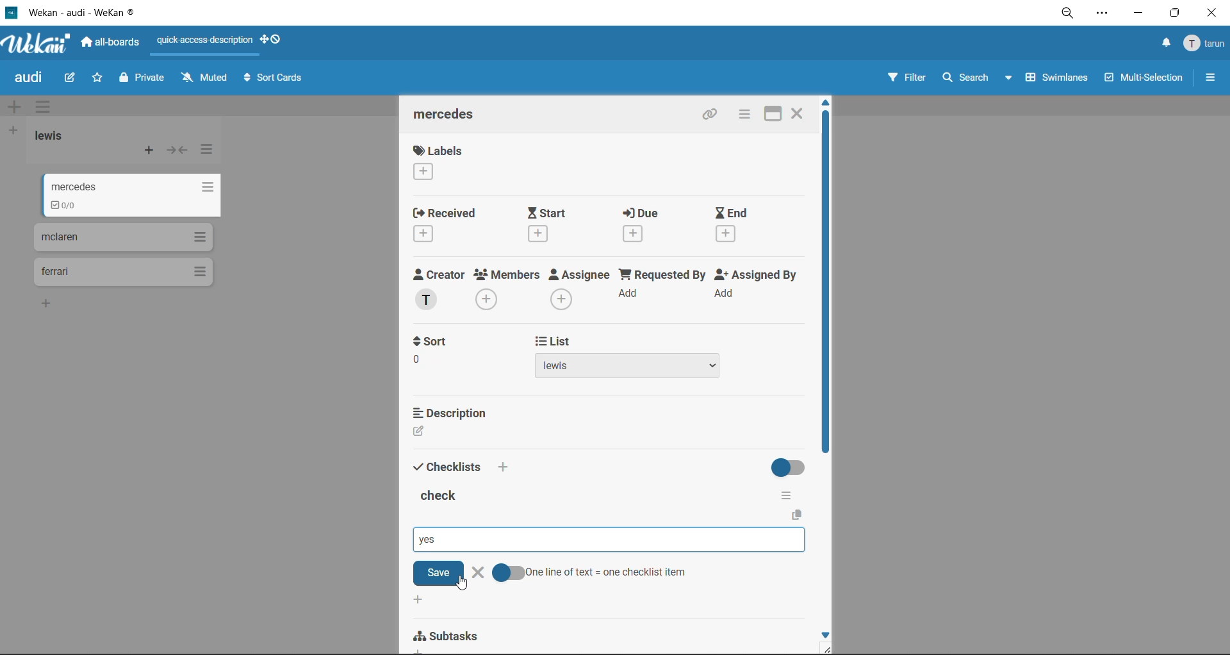 The image size is (1230, 655). I want to click on save, so click(437, 573).